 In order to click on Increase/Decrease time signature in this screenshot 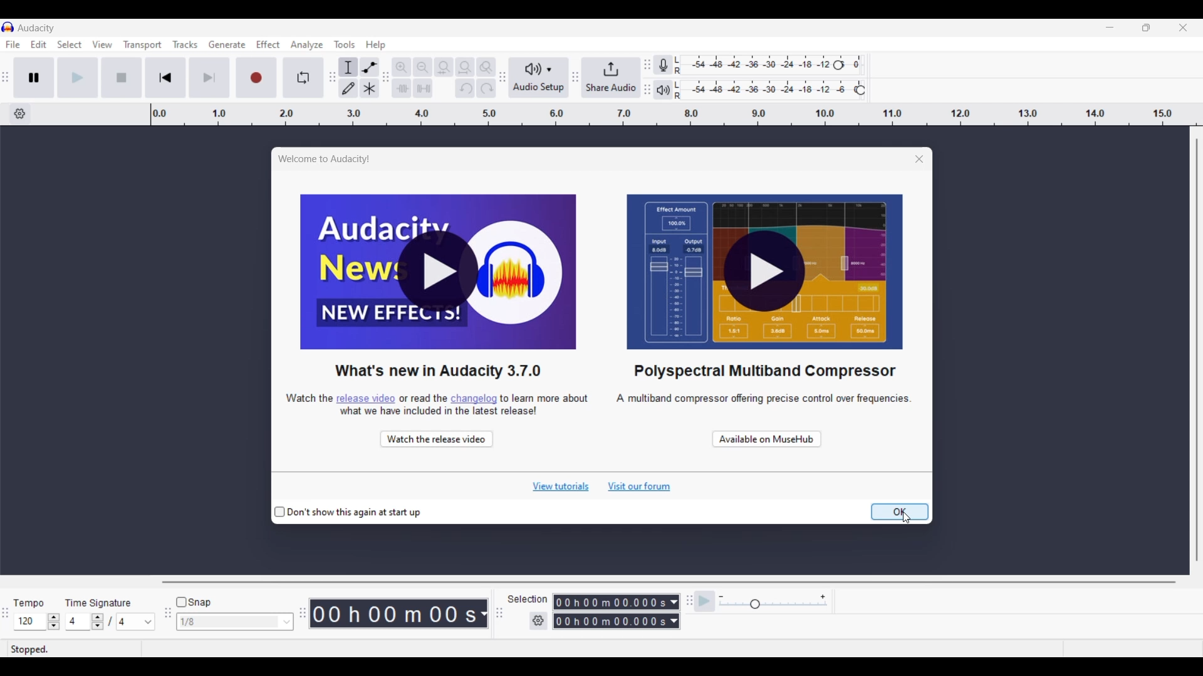, I will do `click(98, 622)`.